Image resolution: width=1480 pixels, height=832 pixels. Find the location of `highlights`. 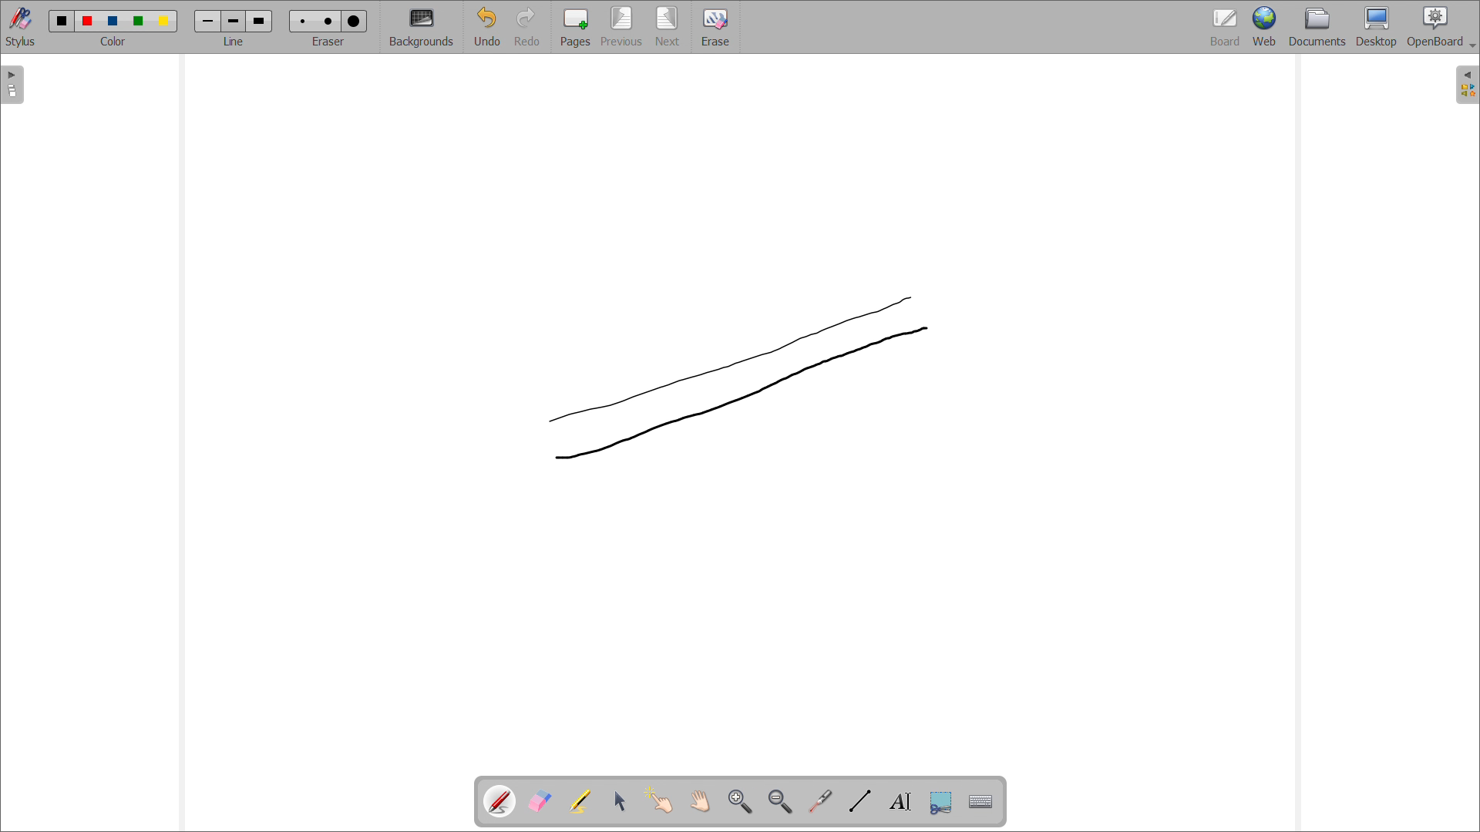

highlights is located at coordinates (580, 801).